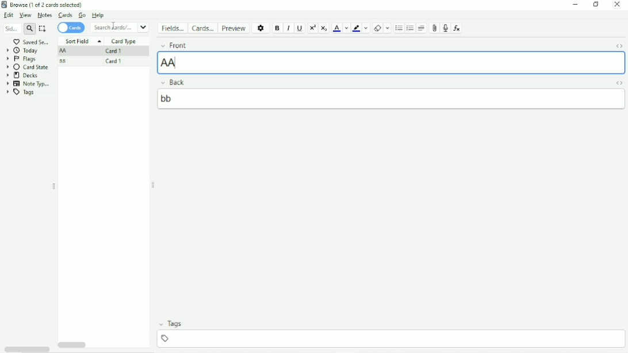 The height and width of the screenshot is (353, 628). Describe the element at coordinates (26, 15) in the screenshot. I see `View` at that location.